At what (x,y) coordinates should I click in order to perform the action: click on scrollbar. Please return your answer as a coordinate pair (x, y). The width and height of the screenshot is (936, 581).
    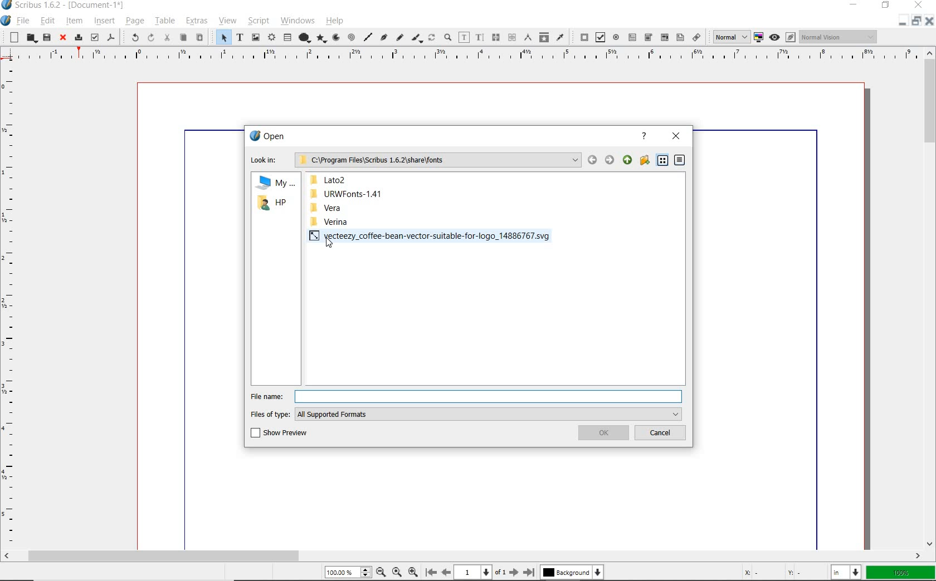
    Looking at the image, I should click on (462, 557).